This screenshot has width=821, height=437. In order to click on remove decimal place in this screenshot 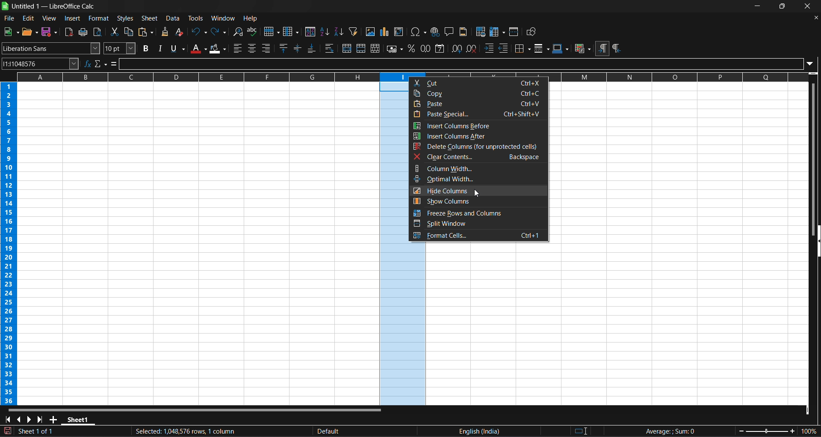, I will do `click(471, 49)`.